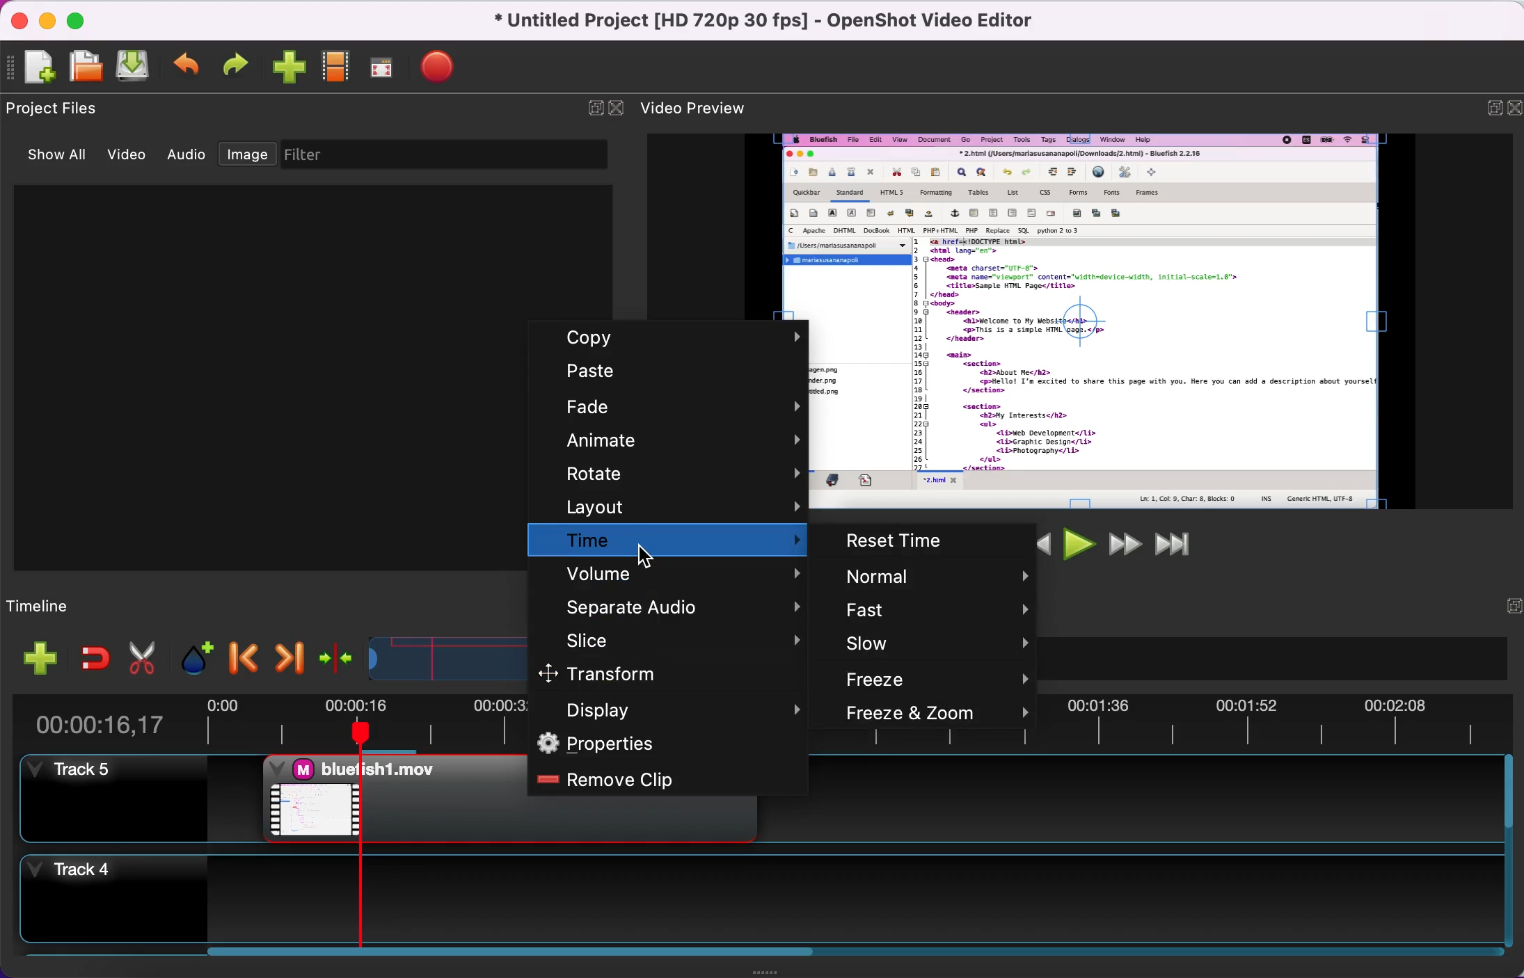  Describe the element at coordinates (707, 106) in the screenshot. I see `video preview` at that location.